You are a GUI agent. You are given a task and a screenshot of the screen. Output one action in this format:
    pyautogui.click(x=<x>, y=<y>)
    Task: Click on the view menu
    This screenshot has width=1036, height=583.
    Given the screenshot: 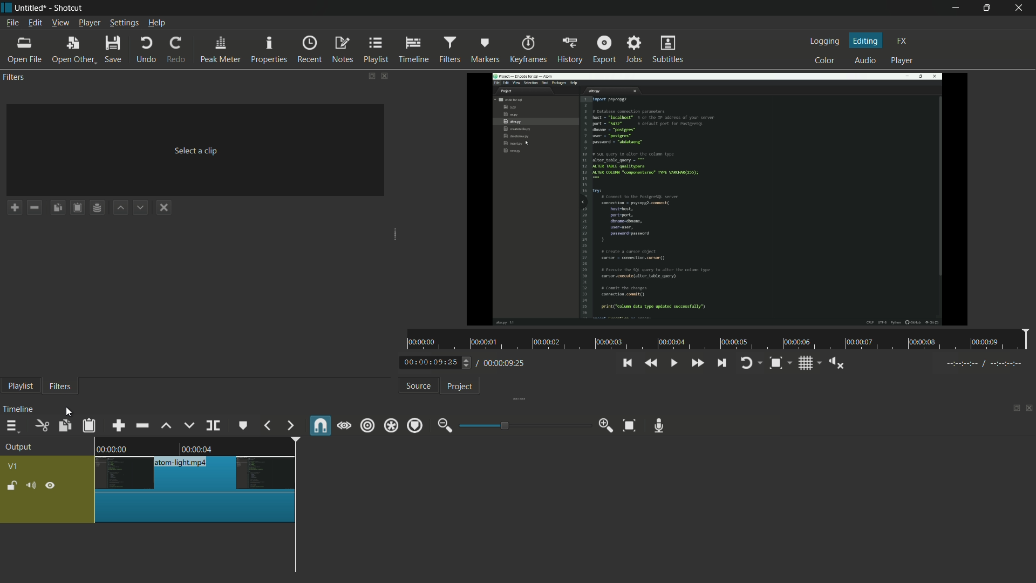 What is the action you would take?
    pyautogui.click(x=59, y=24)
    